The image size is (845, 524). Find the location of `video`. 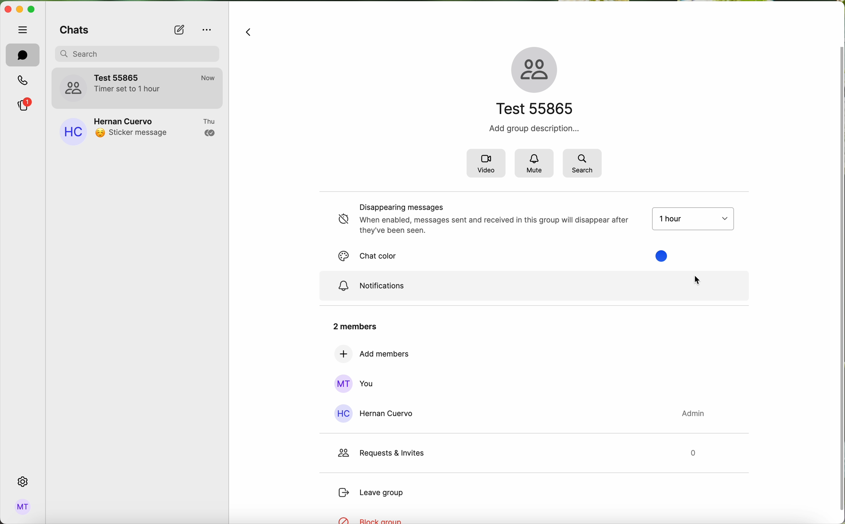

video is located at coordinates (485, 163).